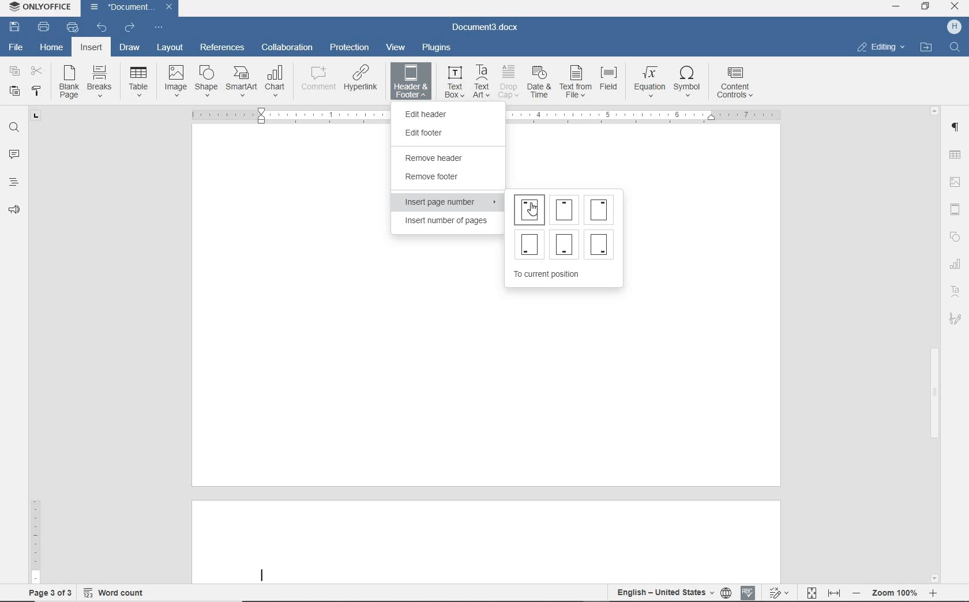  Describe the element at coordinates (932, 595) in the screenshot. I see `Zoom In` at that location.